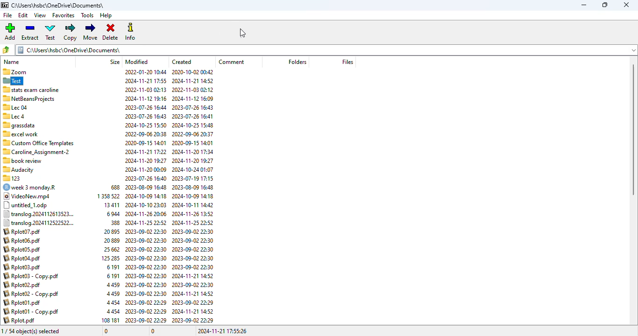  Describe the element at coordinates (31, 331) in the screenshot. I see `1/54 object(s) selected` at that location.